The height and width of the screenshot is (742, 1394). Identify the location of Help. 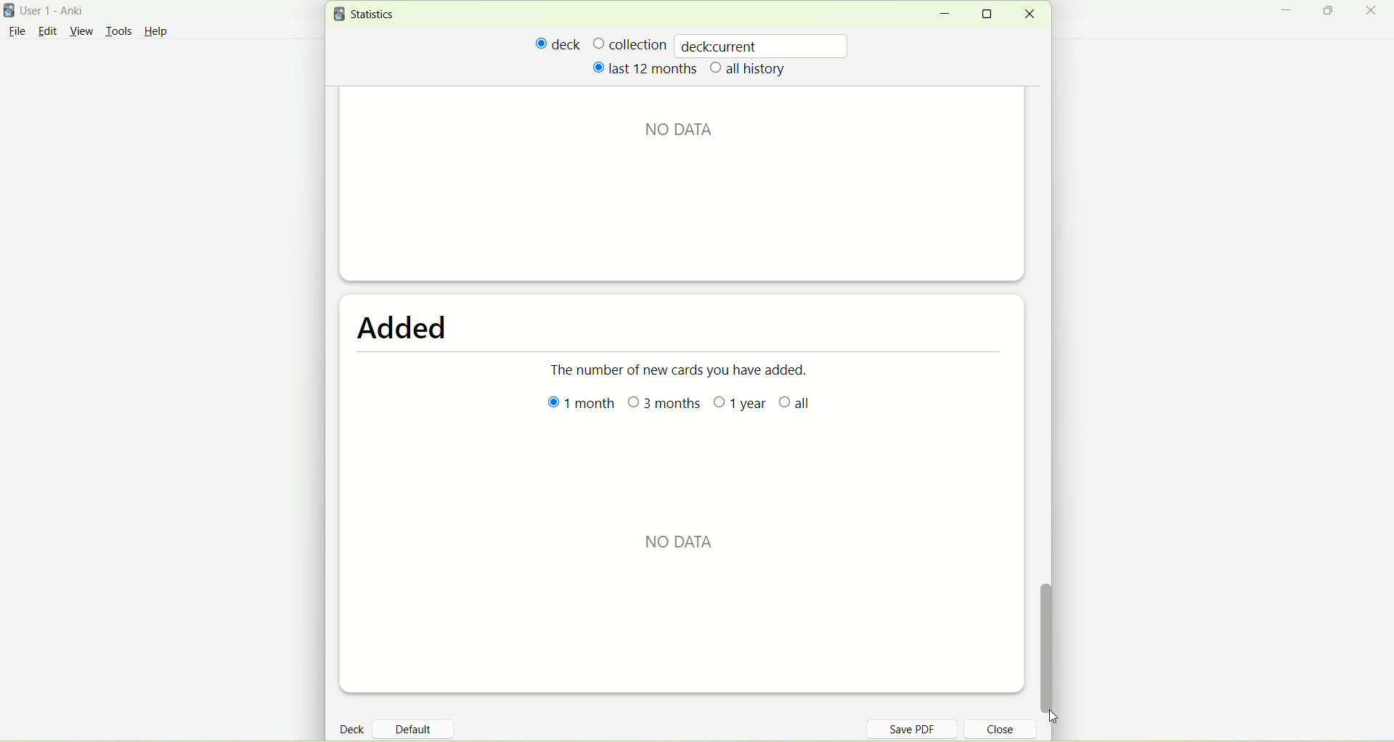
(156, 33).